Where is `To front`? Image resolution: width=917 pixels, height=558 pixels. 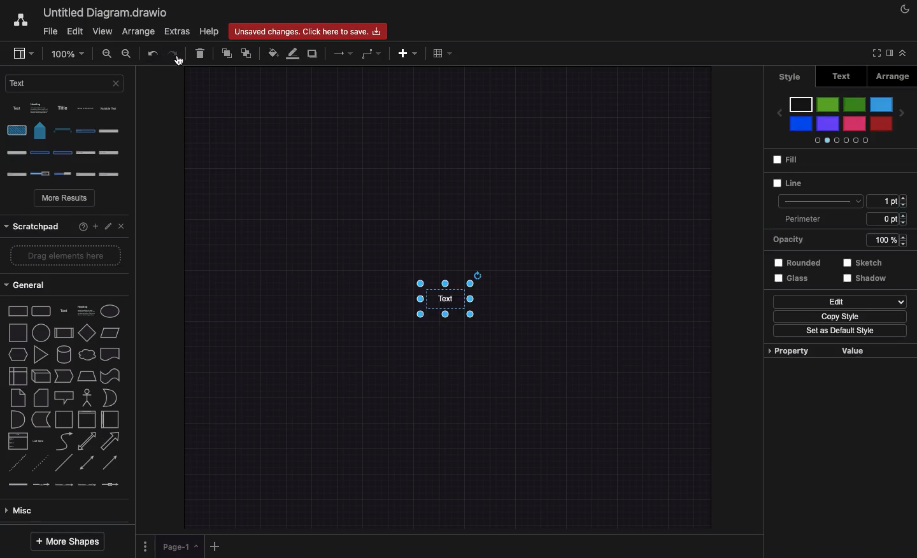
To front is located at coordinates (226, 54).